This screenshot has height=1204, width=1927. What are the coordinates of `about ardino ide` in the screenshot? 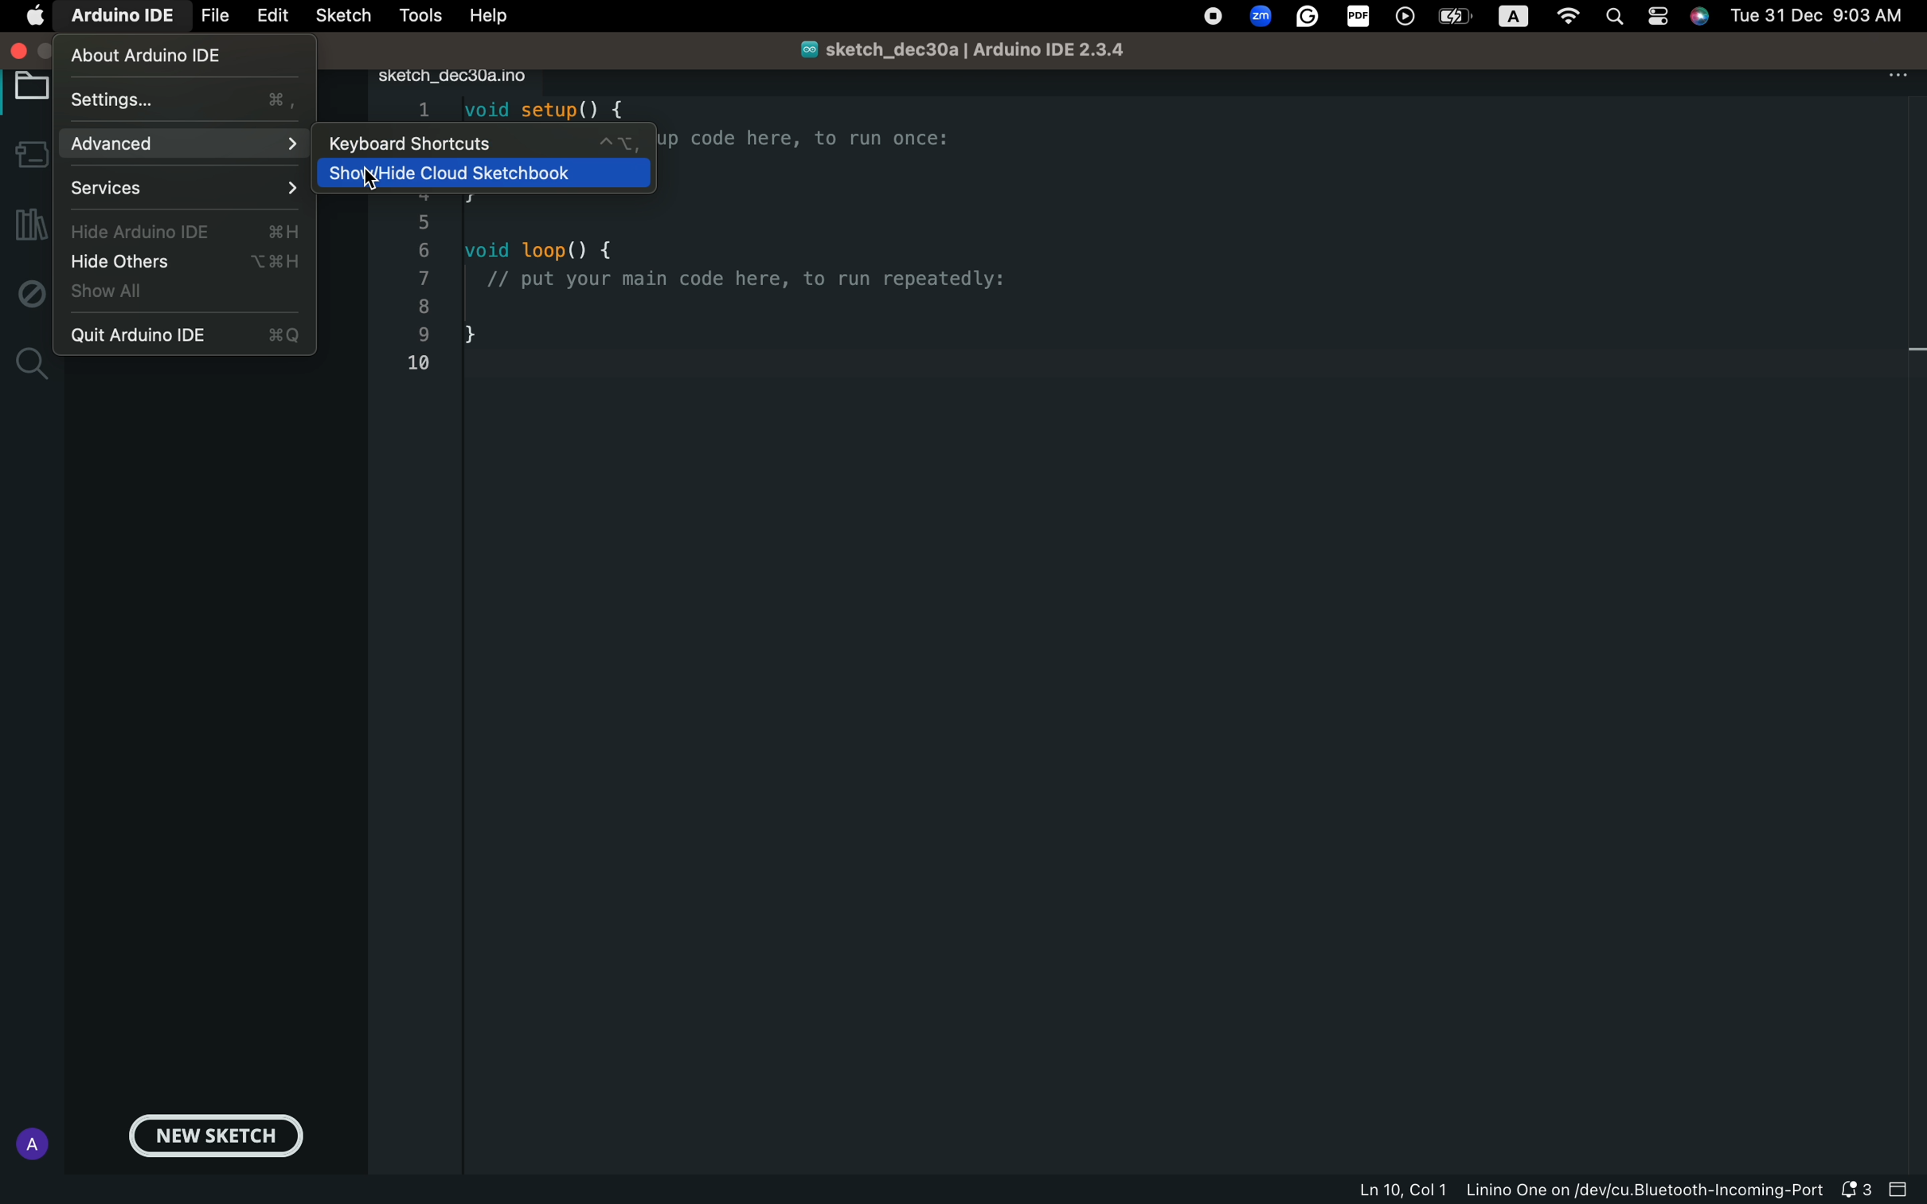 It's located at (166, 56).